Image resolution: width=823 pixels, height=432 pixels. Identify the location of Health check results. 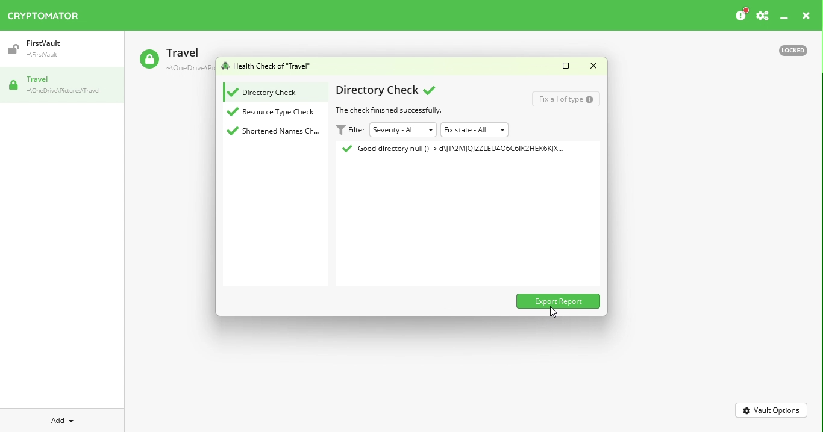
(449, 149).